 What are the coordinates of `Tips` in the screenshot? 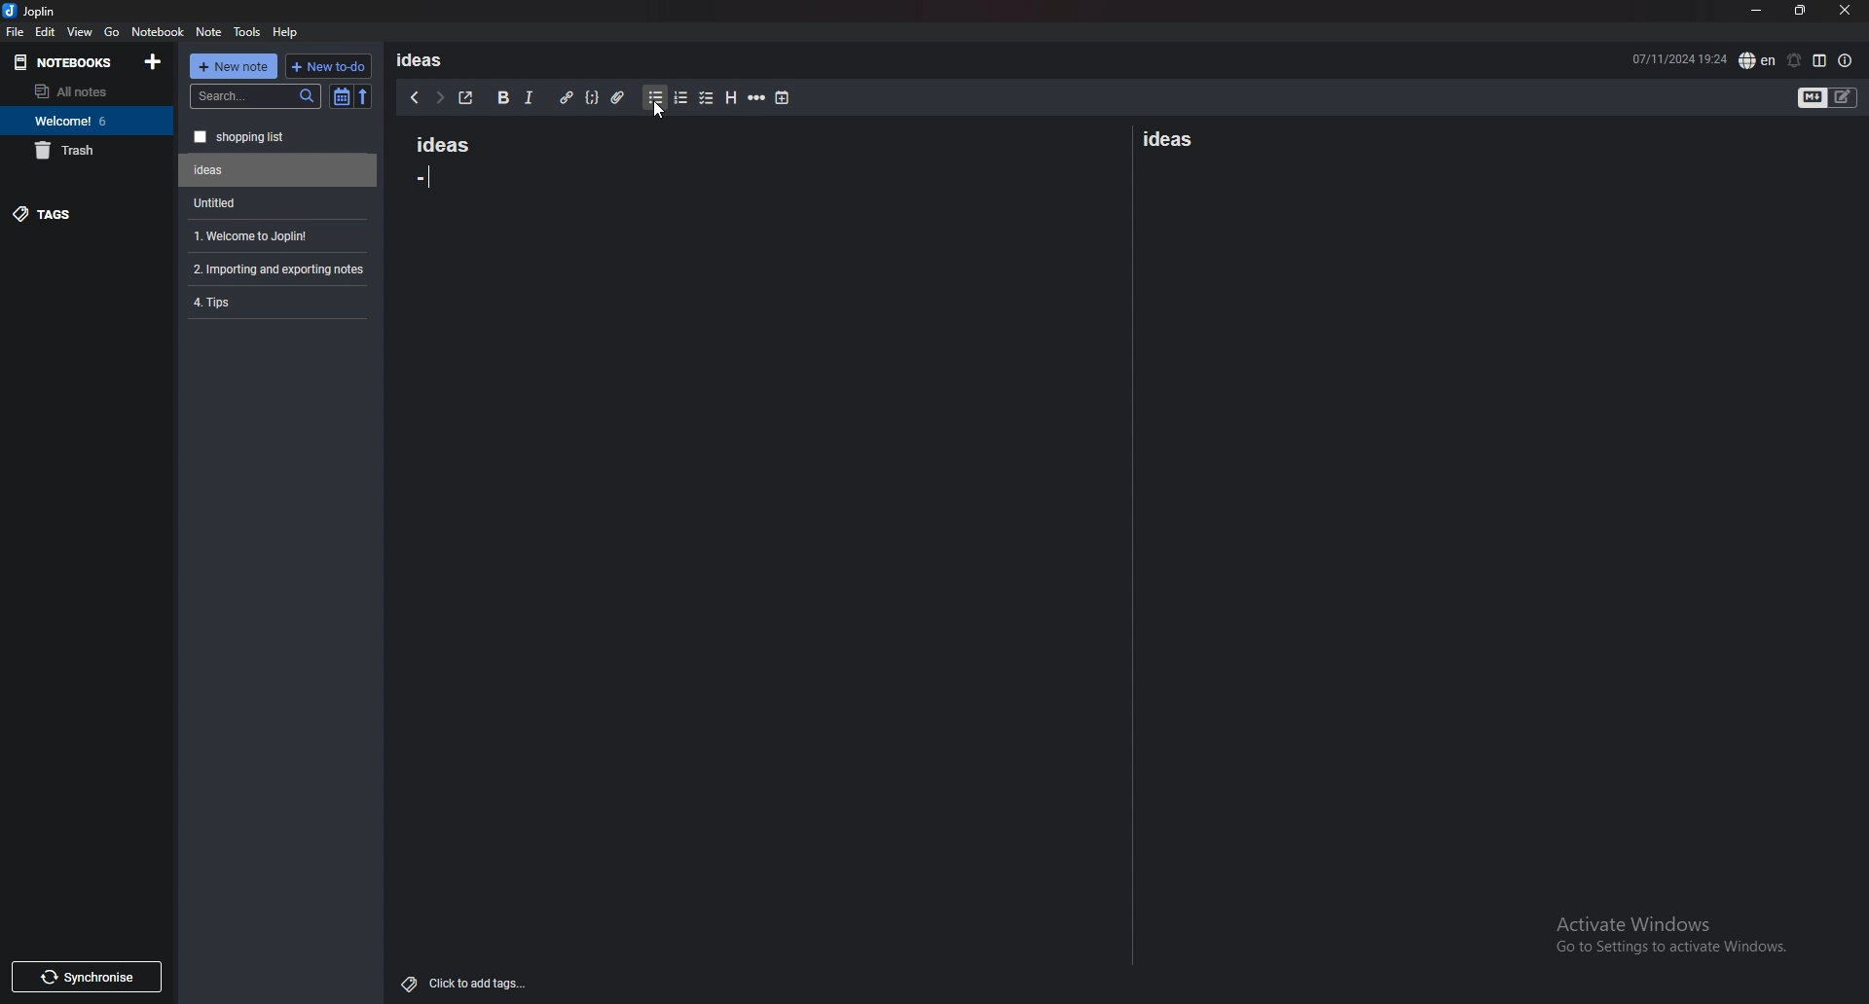 It's located at (276, 301).